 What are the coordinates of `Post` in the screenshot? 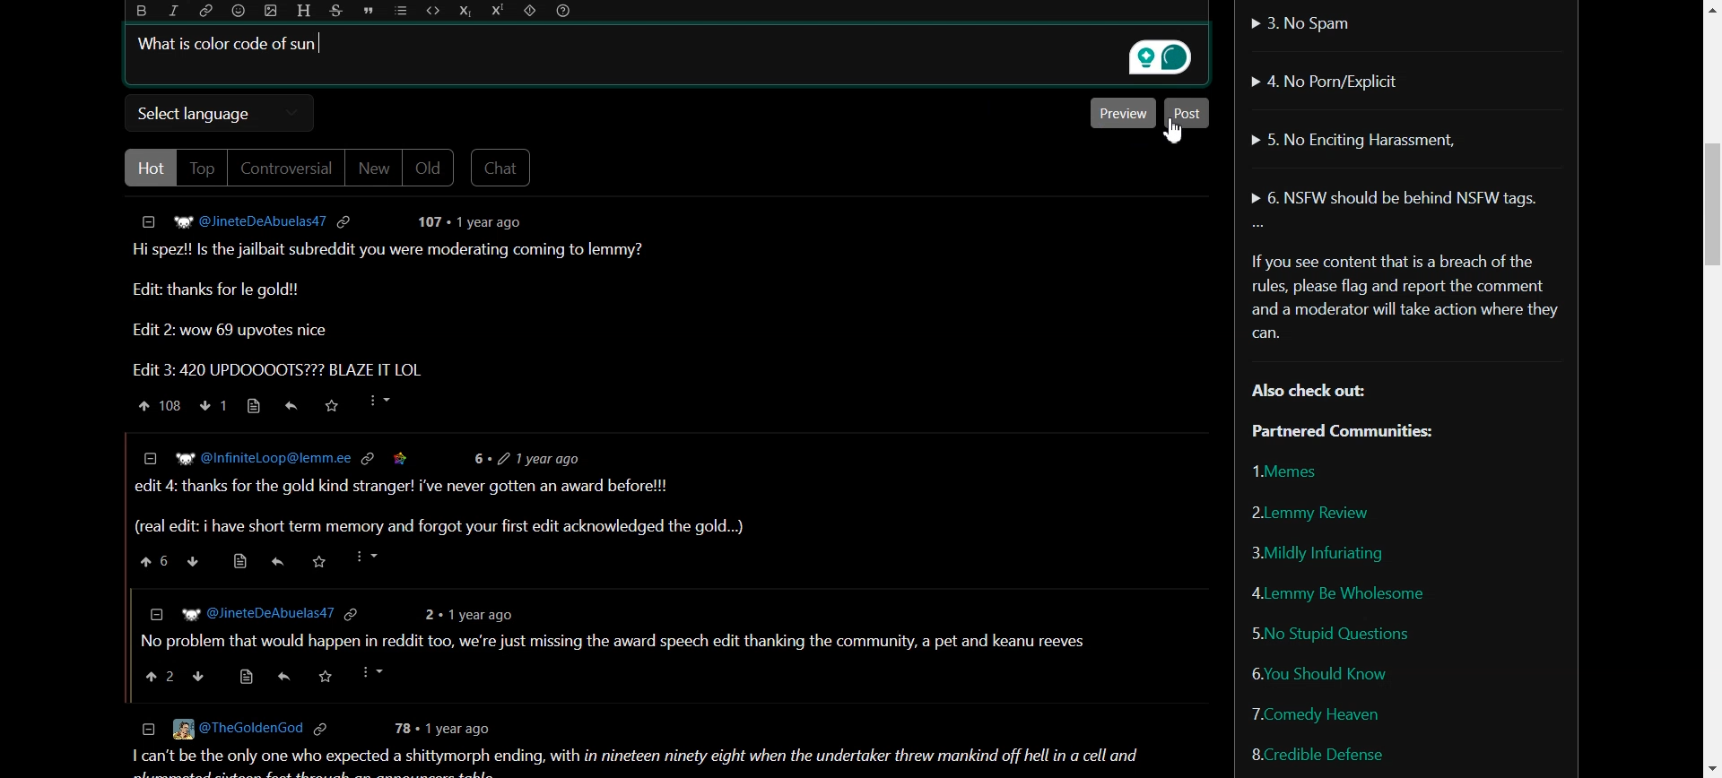 It's located at (648, 488).